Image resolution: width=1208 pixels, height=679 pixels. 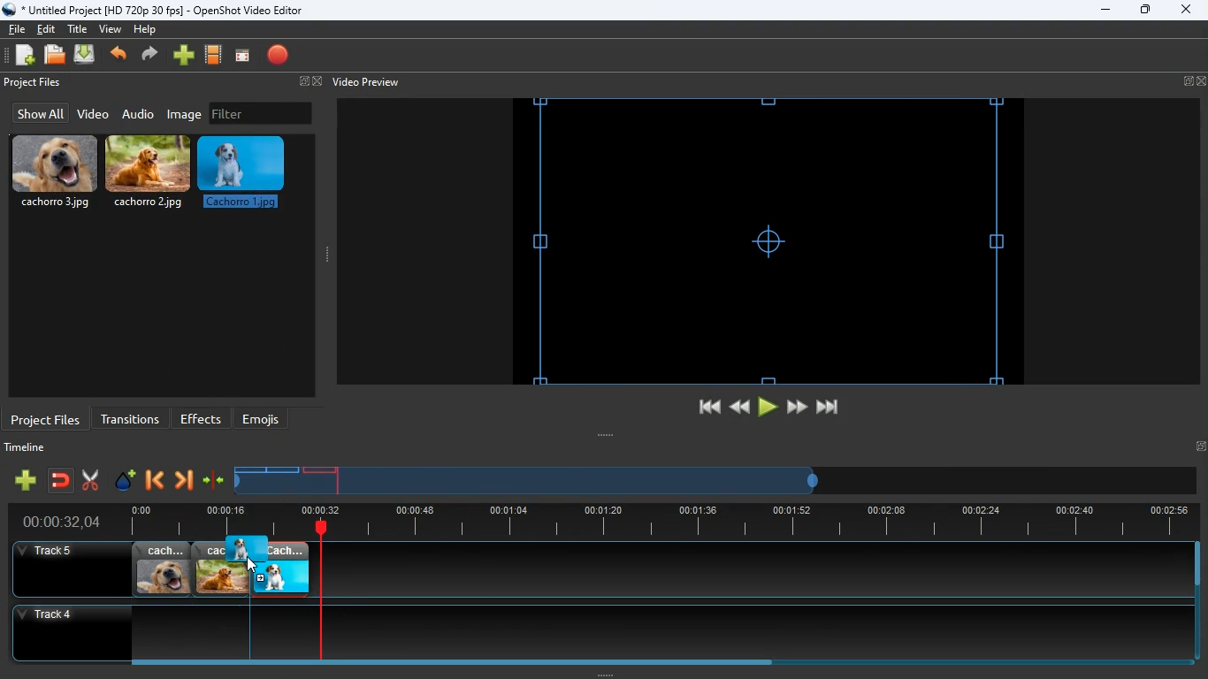 What do you see at coordinates (90, 480) in the screenshot?
I see `cut` at bounding box center [90, 480].